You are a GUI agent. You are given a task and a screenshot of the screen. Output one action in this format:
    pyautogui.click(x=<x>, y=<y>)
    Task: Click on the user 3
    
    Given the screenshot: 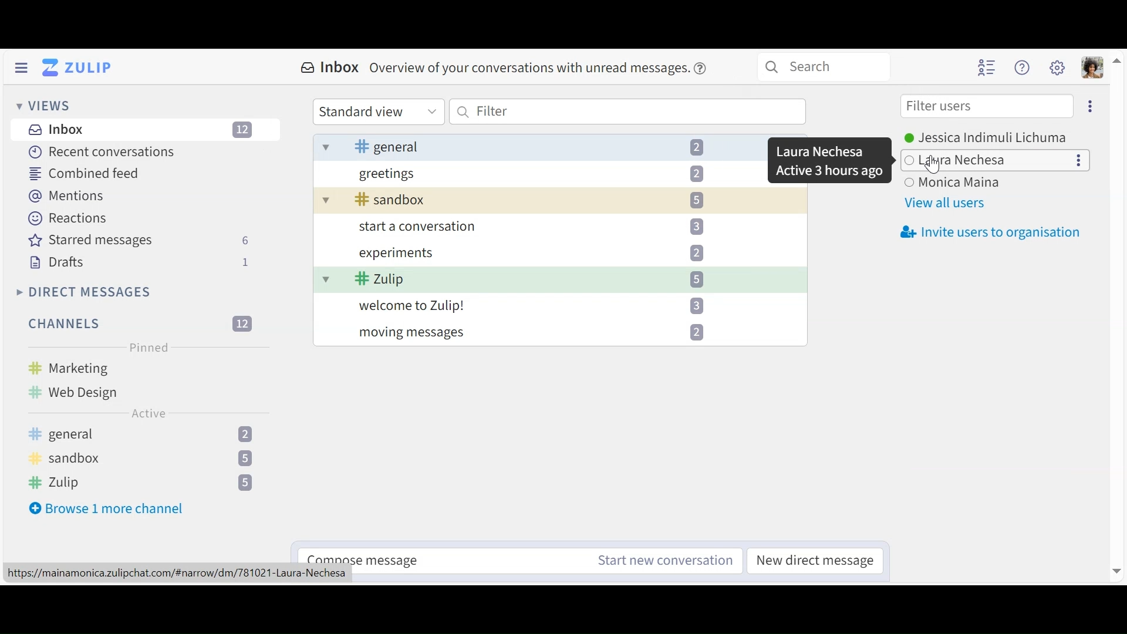 What is the action you would take?
    pyautogui.click(x=951, y=183)
    